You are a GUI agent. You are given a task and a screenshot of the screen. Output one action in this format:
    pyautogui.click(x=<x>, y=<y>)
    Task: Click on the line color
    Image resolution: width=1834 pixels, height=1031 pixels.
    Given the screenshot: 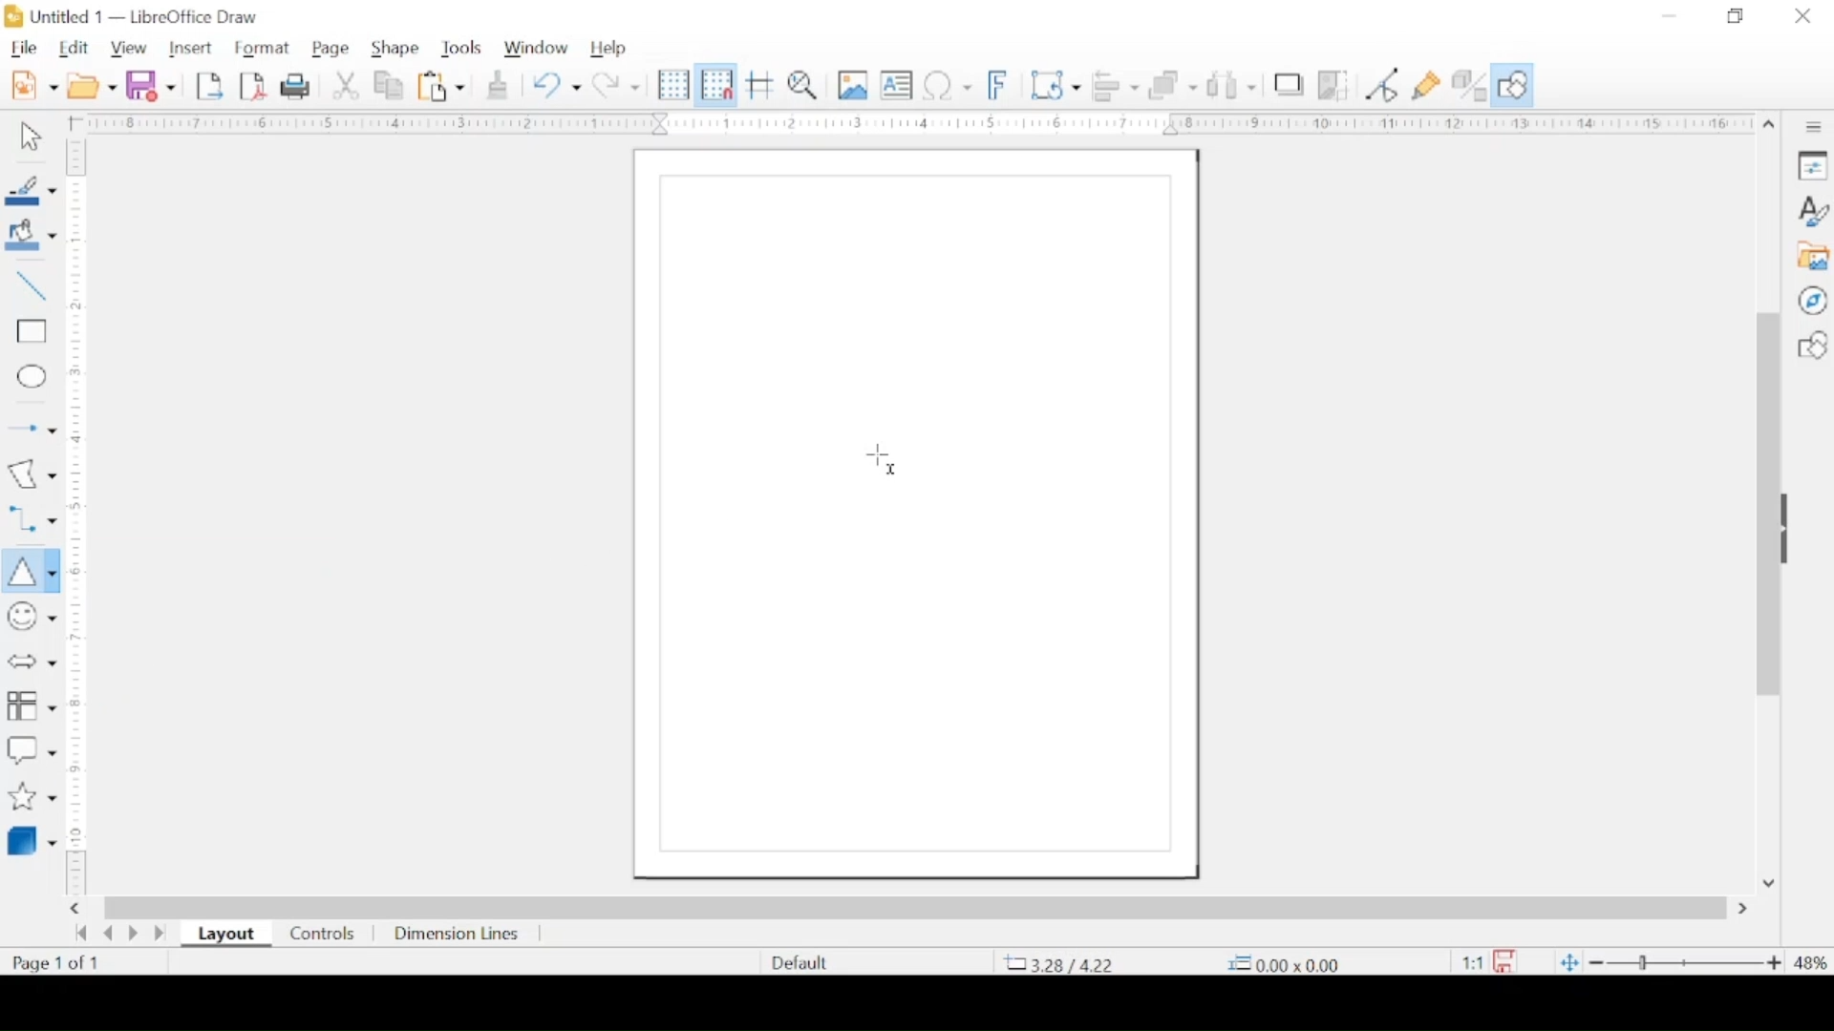 What is the action you would take?
    pyautogui.click(x=30, y=190)
    